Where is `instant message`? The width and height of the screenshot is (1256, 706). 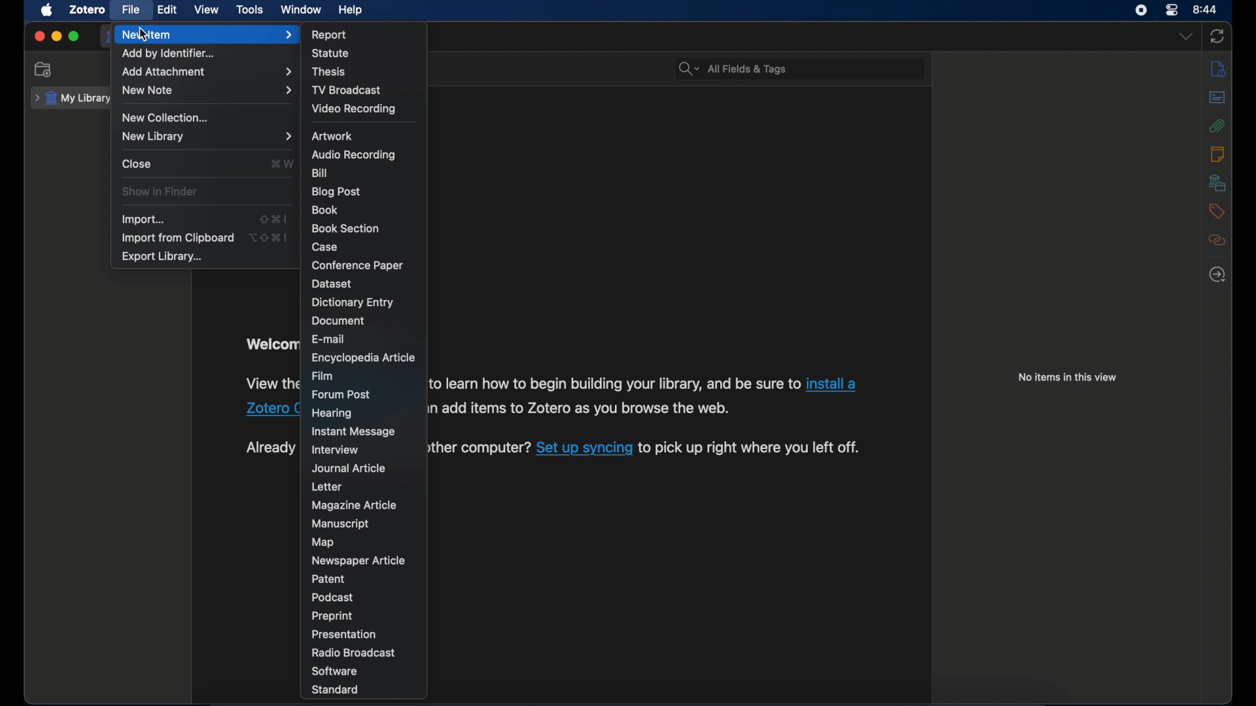 instant message is located at coordinates (352, 432).